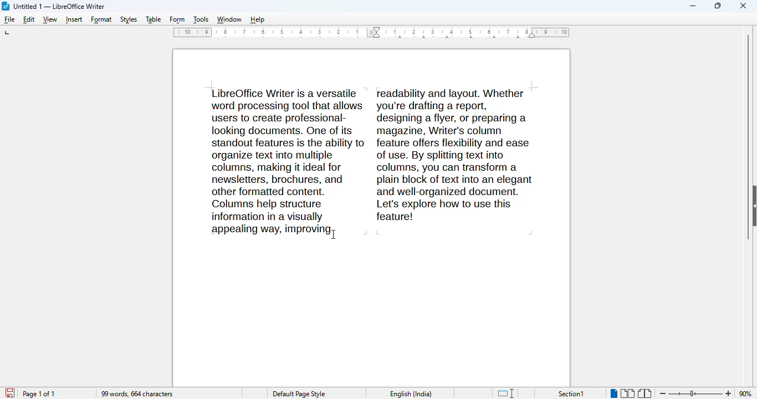 This screenshot has width=757, height=399. I want to click on center tab, so click(400, 37).